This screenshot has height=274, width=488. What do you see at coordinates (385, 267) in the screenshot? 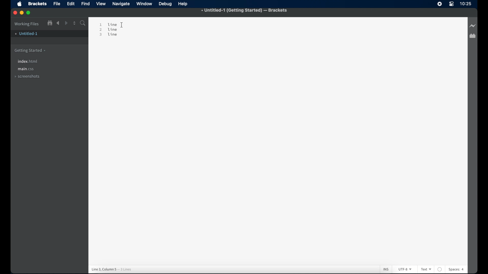
I see `ins` at bounding box center [385, 267].